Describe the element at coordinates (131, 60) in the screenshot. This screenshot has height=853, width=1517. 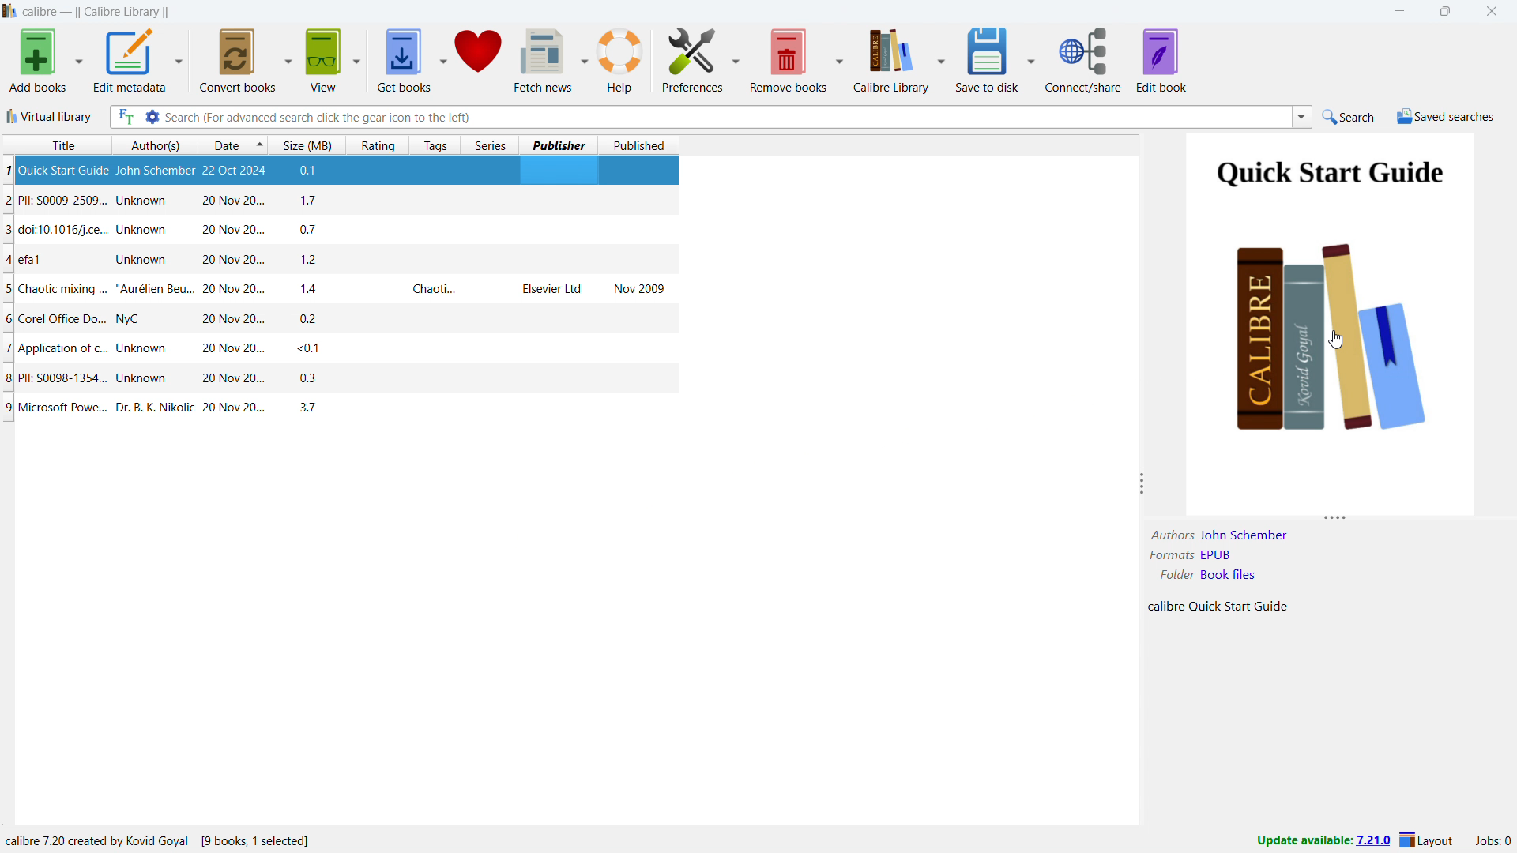
I see `edit metadata` at that location.